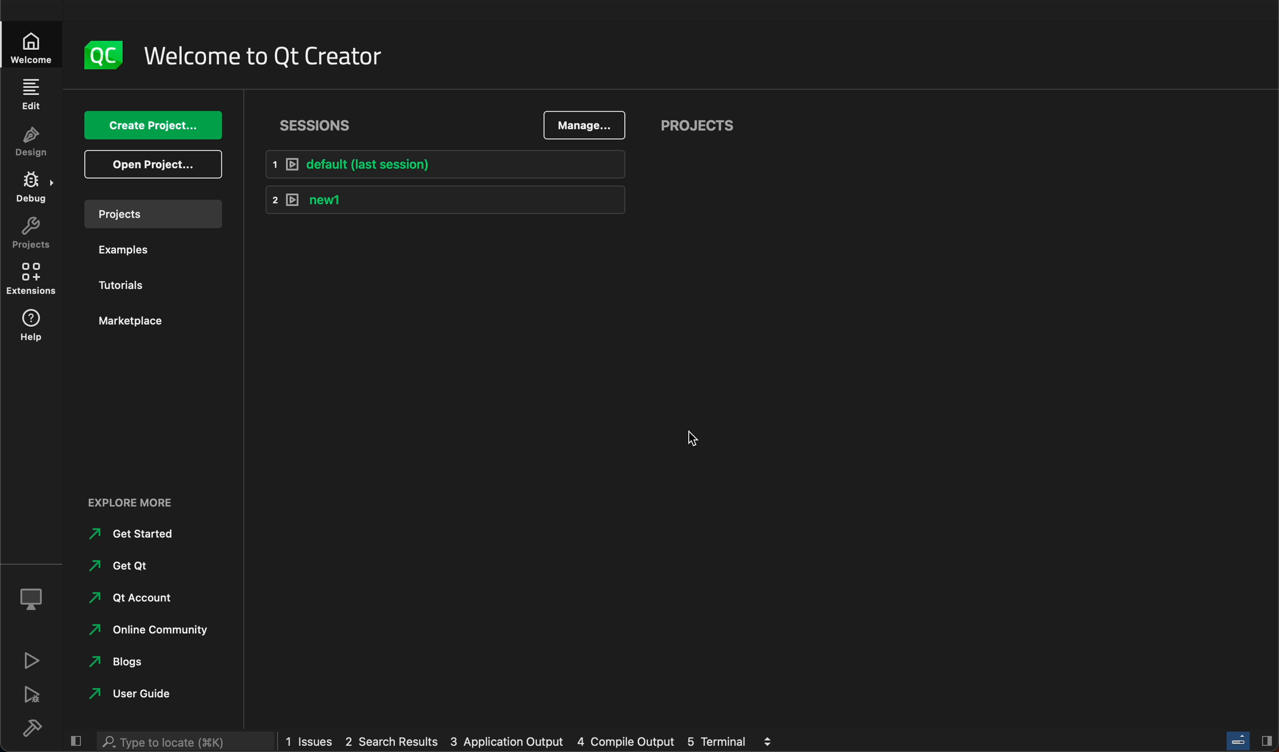 The width and height of the screenshot is (1279, 752). Describe the element at coordinates (151, 563) in the screenshot. I see `get qt` at that location.